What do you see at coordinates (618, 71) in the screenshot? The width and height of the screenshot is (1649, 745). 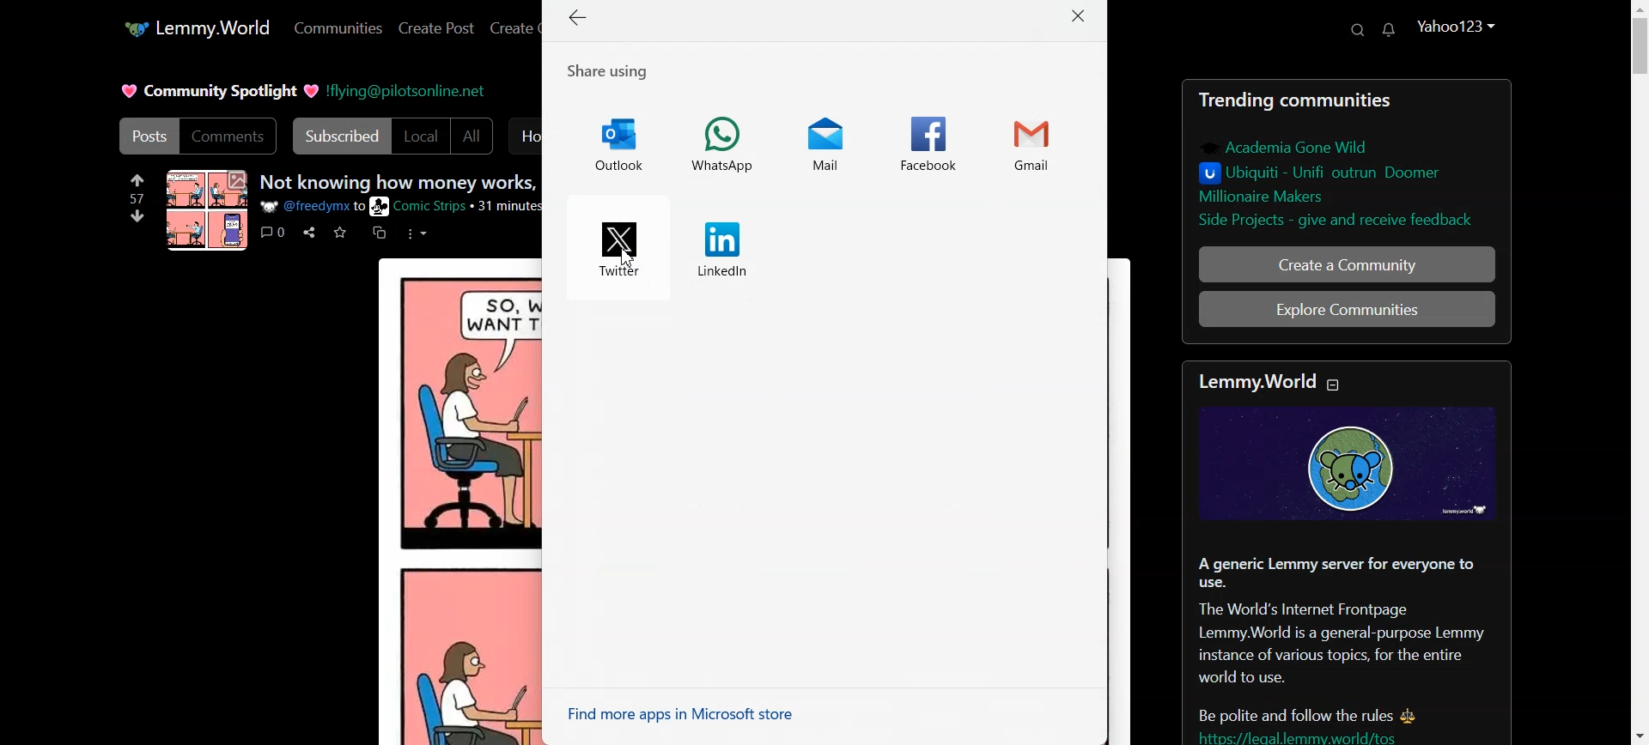 I see `share using ` at bounding box center [618, 71].